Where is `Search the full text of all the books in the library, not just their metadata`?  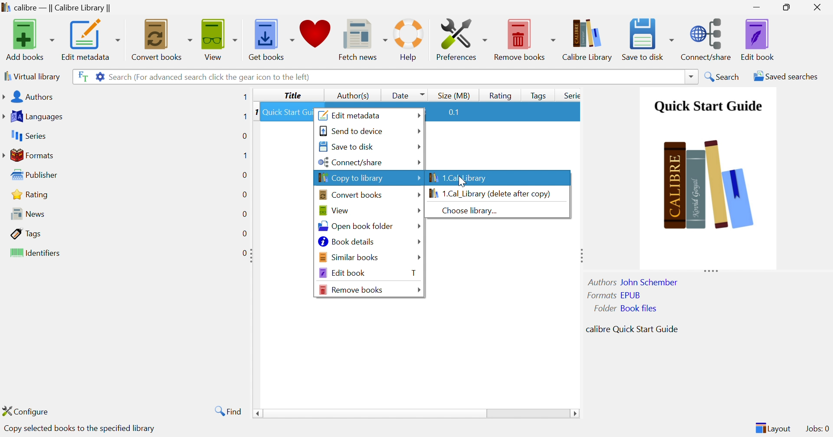 Search the full text of all the books in the library, not just their metadata is located at coordinates (81, 75).